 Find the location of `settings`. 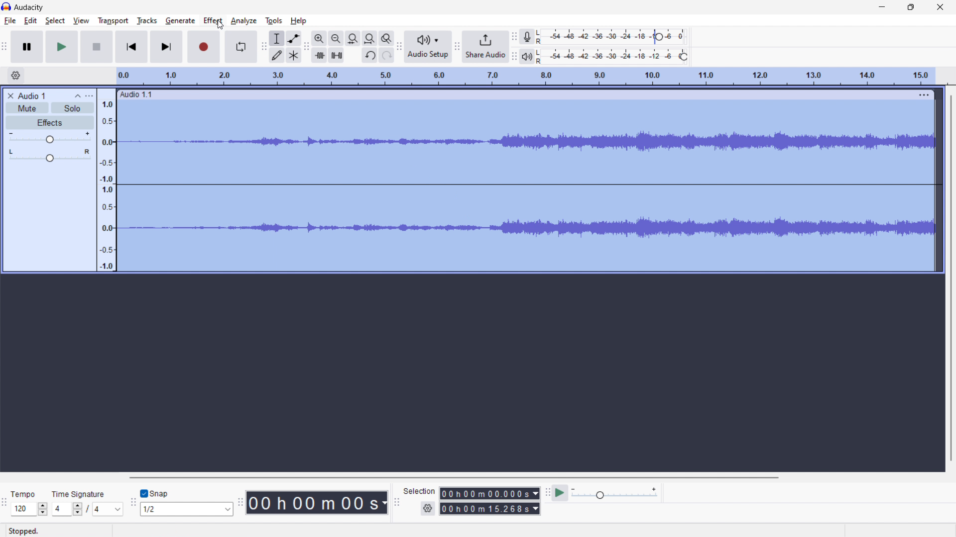

settings is located at coordinates (428, 509).